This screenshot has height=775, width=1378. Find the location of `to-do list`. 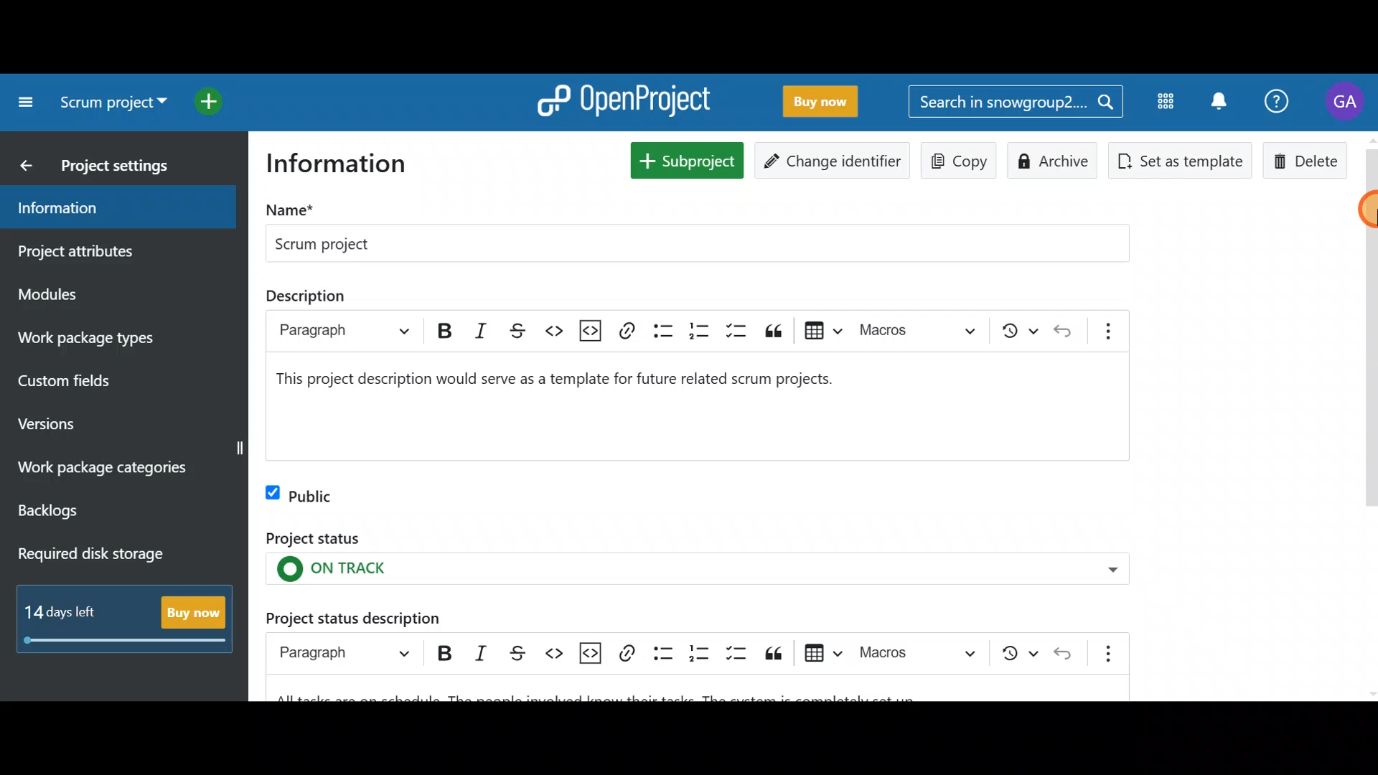

to-do list is located at coordinates (735, 331).